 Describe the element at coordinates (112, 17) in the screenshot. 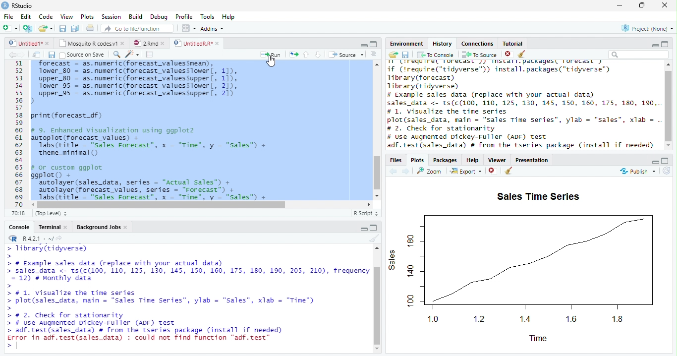

I see `Session` at that location.